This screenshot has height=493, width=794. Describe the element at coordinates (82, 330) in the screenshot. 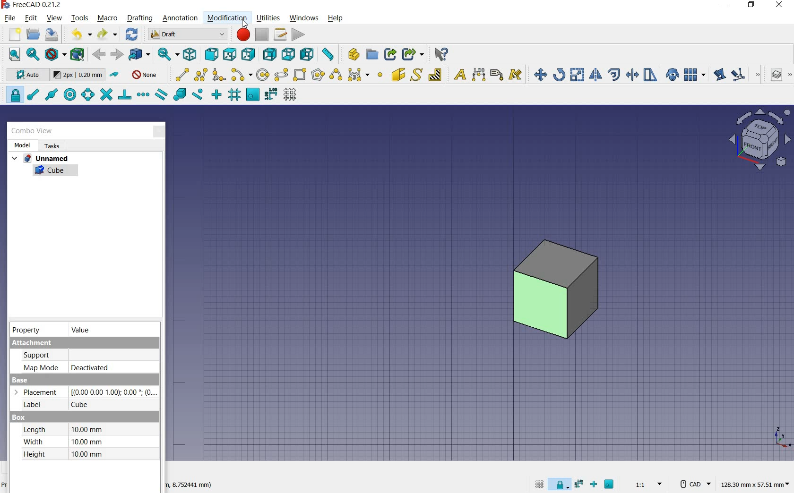

I see `value` at that location.